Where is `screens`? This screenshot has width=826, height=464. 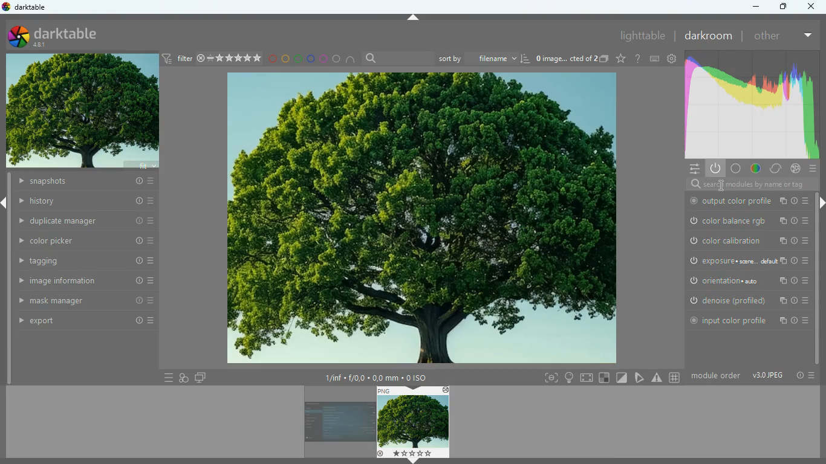 screens is located at coordinates (200, 377).